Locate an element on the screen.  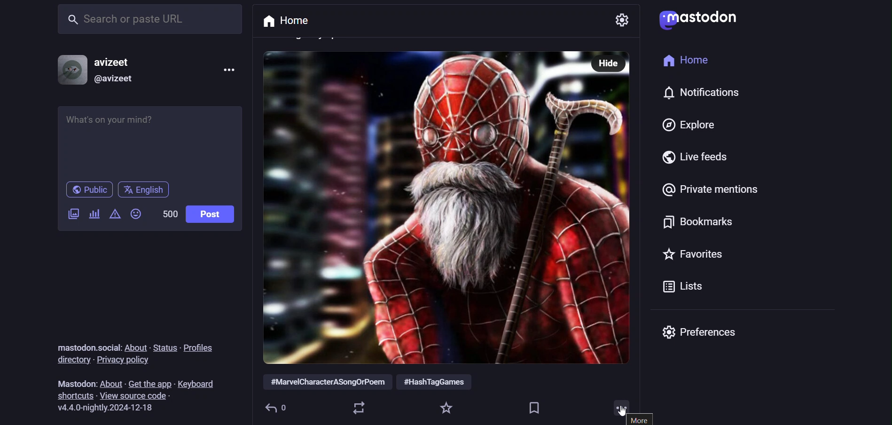
post picture is located at coordinates (423, 207).